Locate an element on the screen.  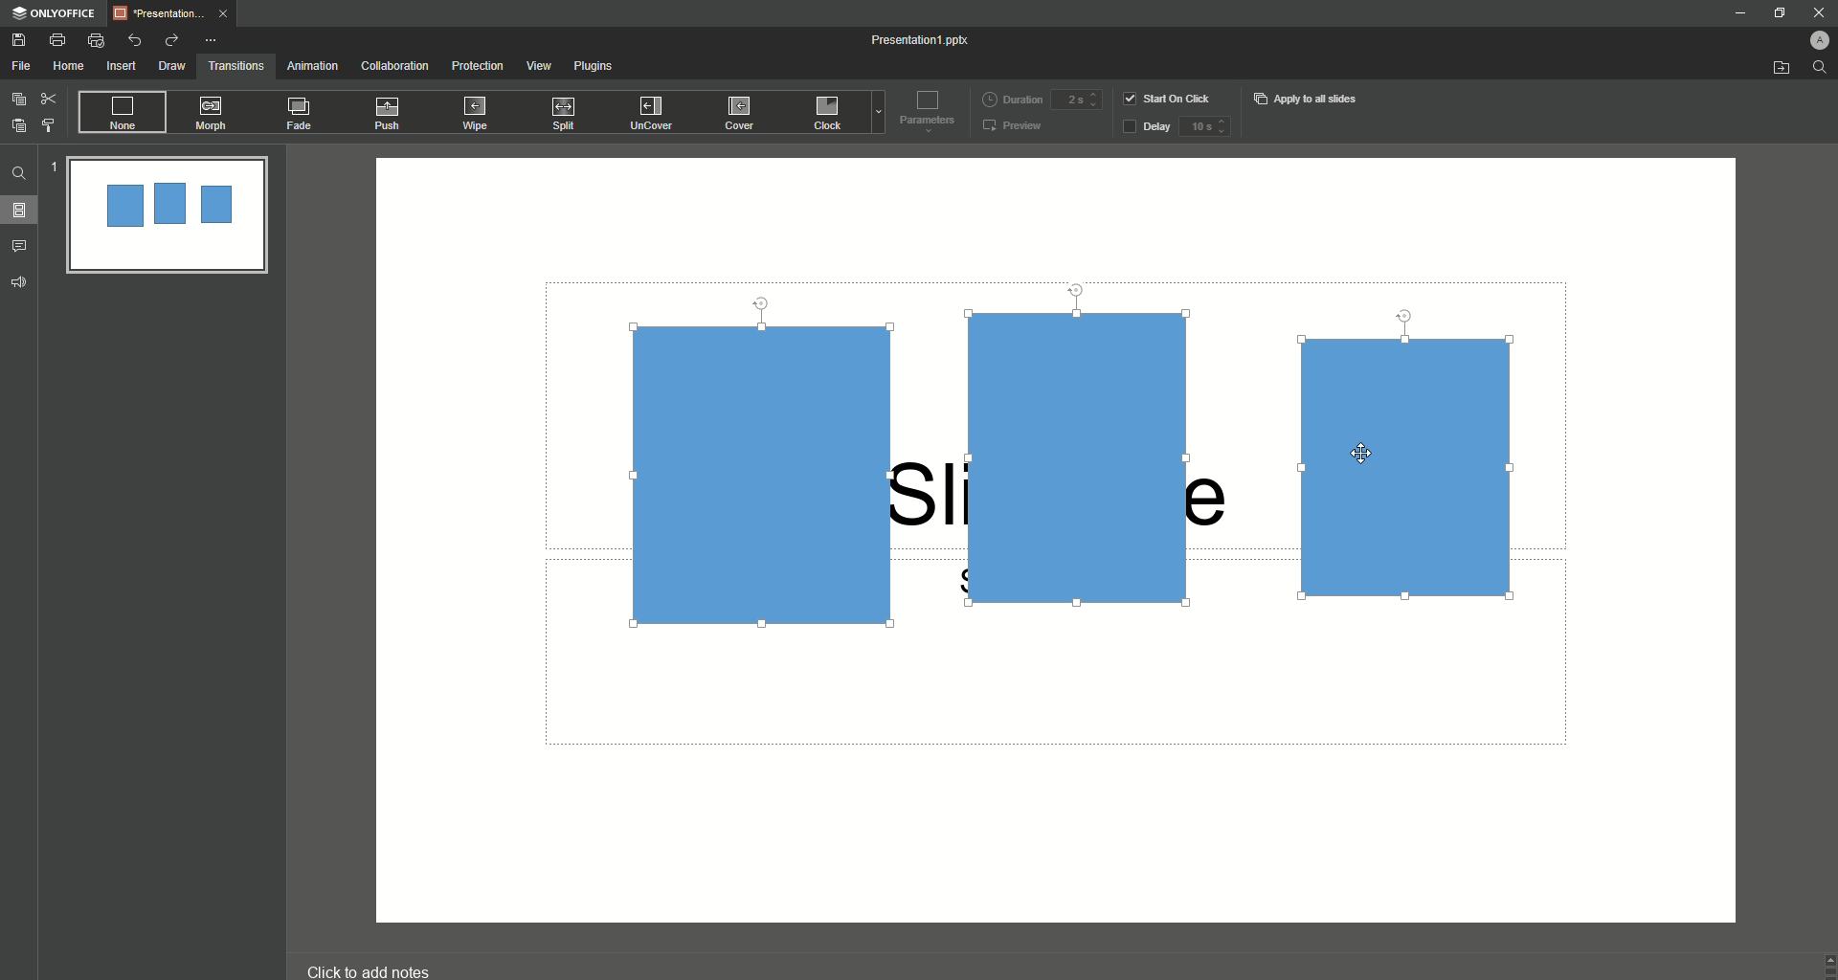
Comments is located at coordinates (23, 245).